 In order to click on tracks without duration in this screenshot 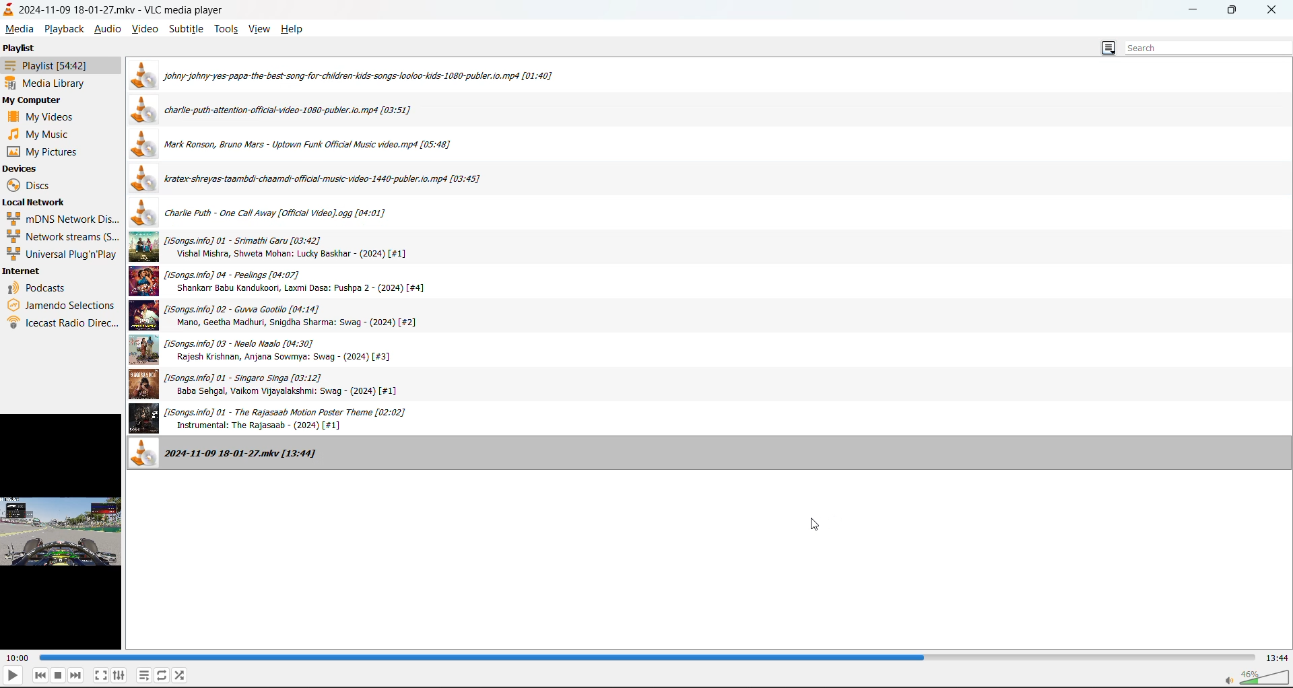, I will do `click(279, 316)`.